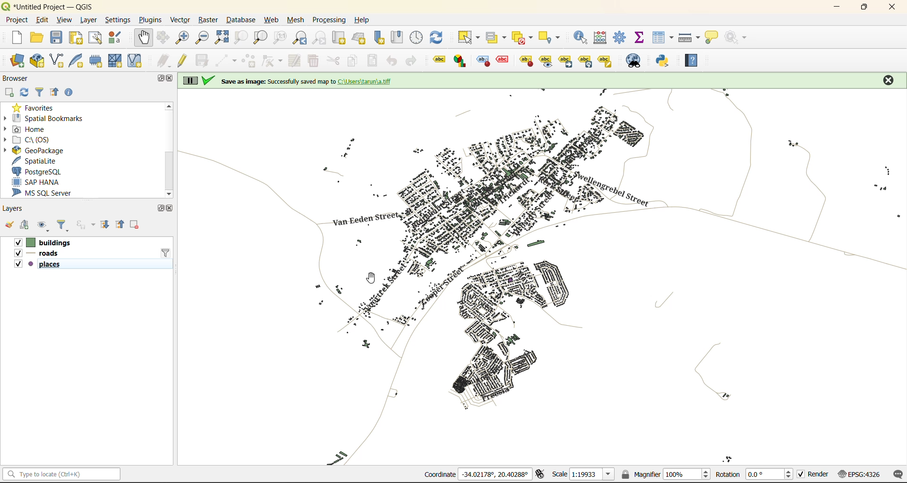 The height and width of the screenshot is (483, 907). Describe the element at coordinates (439, 38) in the screenshot. I see `refresh` at that location.